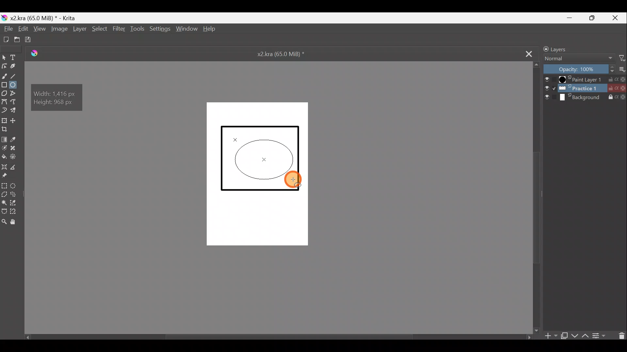 This screenshot has width=627, height=352. Describe the element at coordinates (577, 69) in the screenshot. I see `Opacity: 100%` at that location.